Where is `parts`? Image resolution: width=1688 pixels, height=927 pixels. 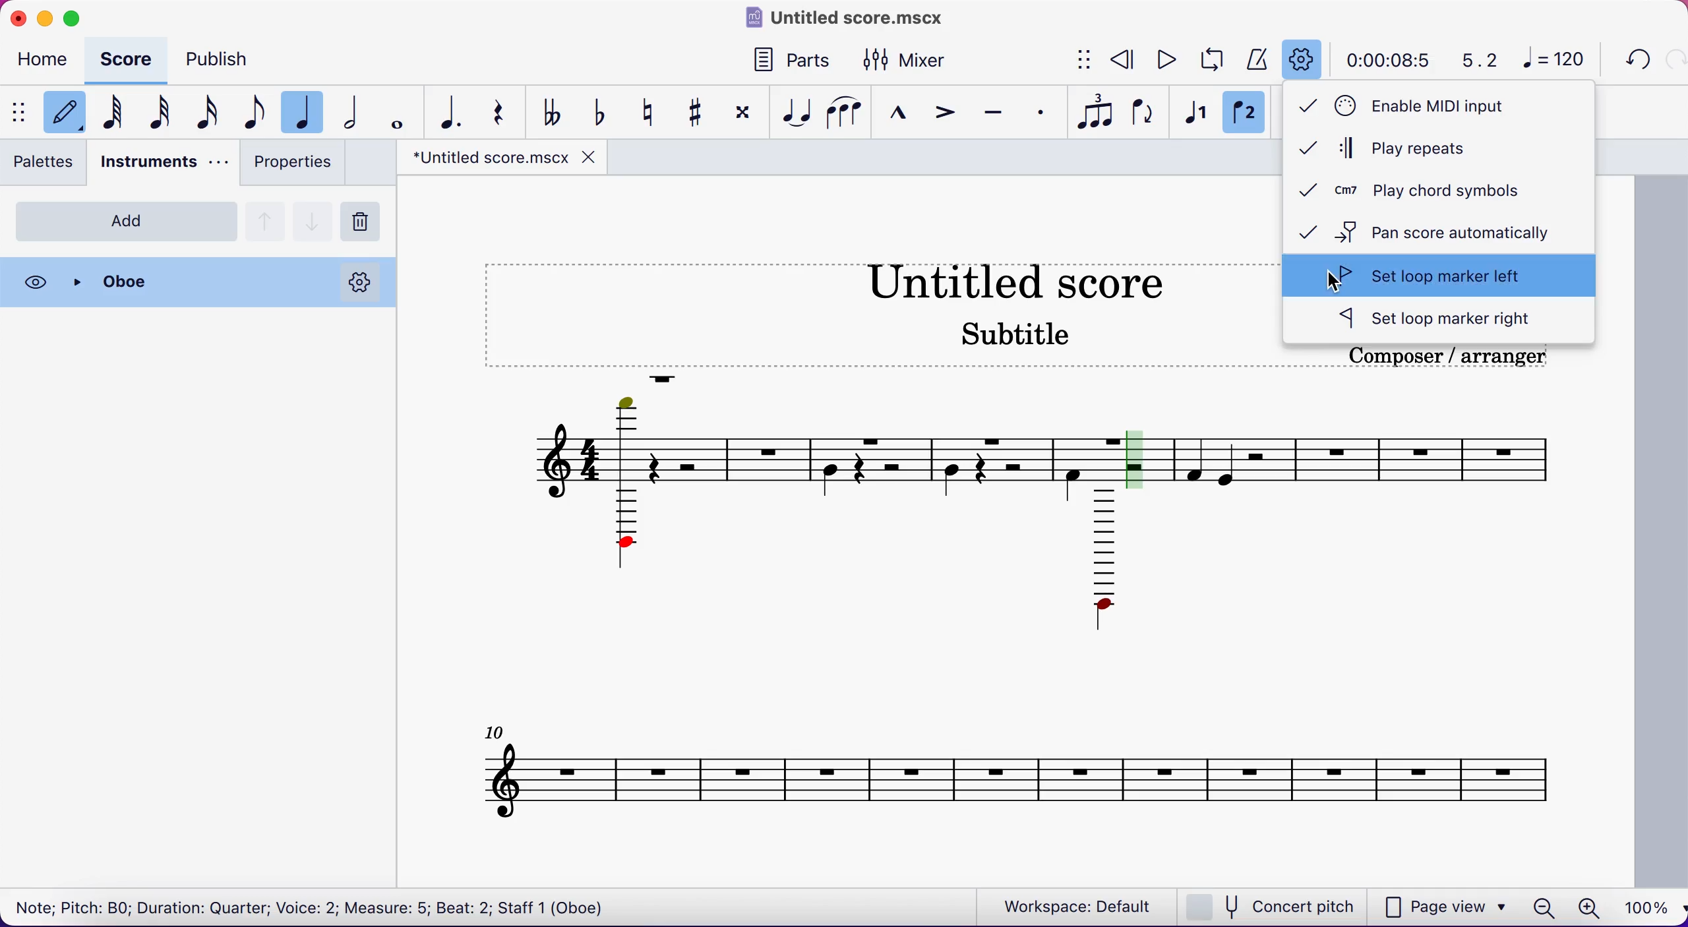 parts is located at coordinates (788, 57).